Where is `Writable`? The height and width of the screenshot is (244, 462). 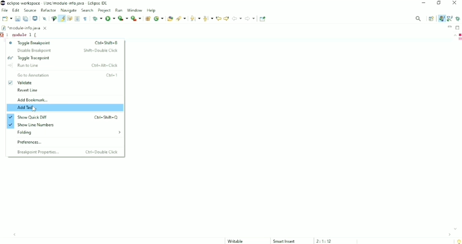 Writable is located at coordinates (239, 241).